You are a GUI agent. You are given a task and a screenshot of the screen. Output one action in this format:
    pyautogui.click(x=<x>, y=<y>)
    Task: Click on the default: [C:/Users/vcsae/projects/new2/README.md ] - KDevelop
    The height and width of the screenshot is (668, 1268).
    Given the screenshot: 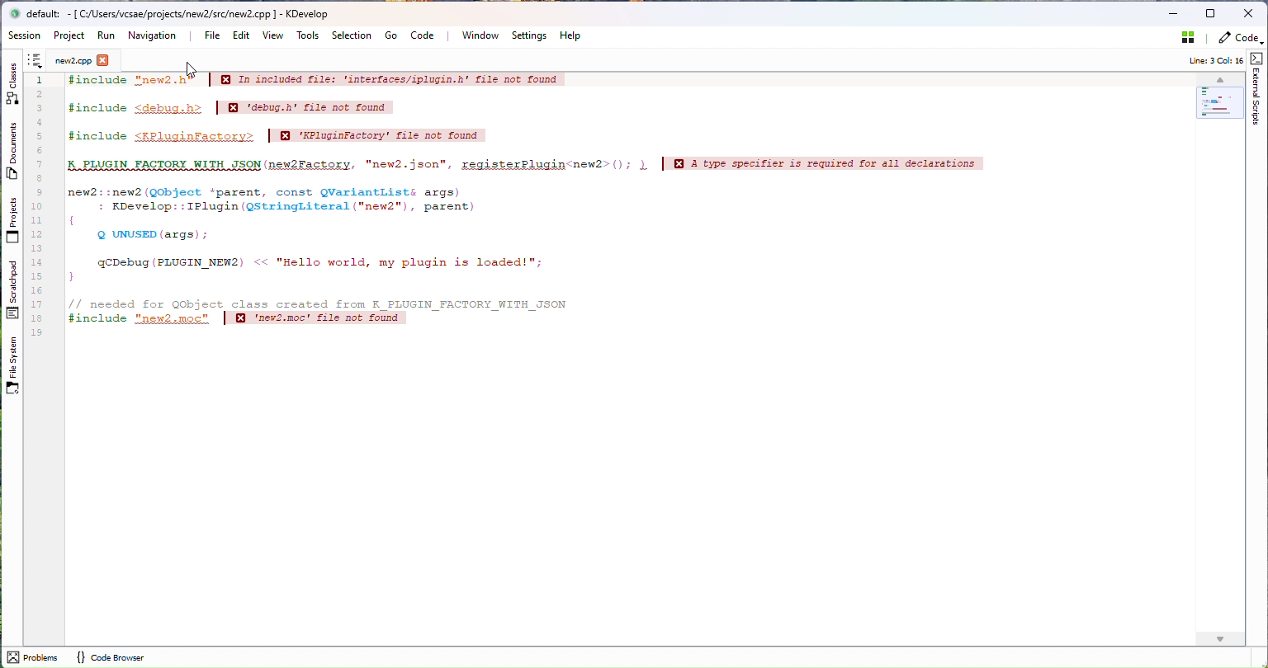 What is the action you would take?
    pyautogui.click(x=173, y=15)
    